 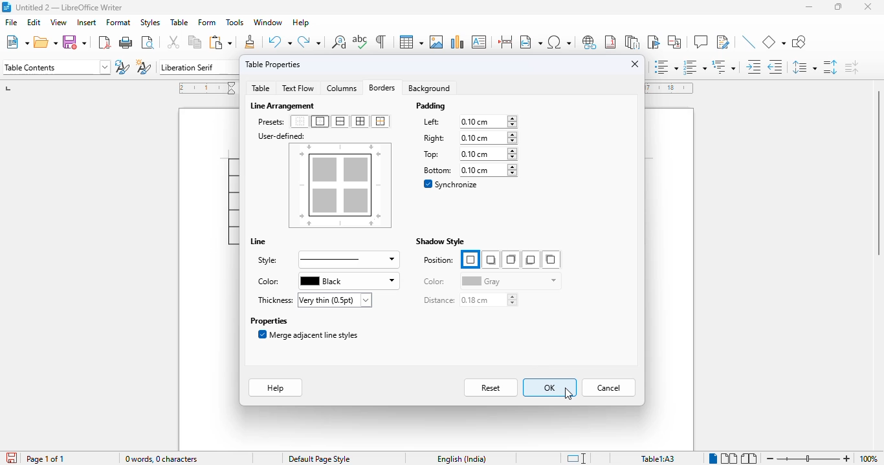 I want to click on toggle formatting marks, so click(x=381, y=41).